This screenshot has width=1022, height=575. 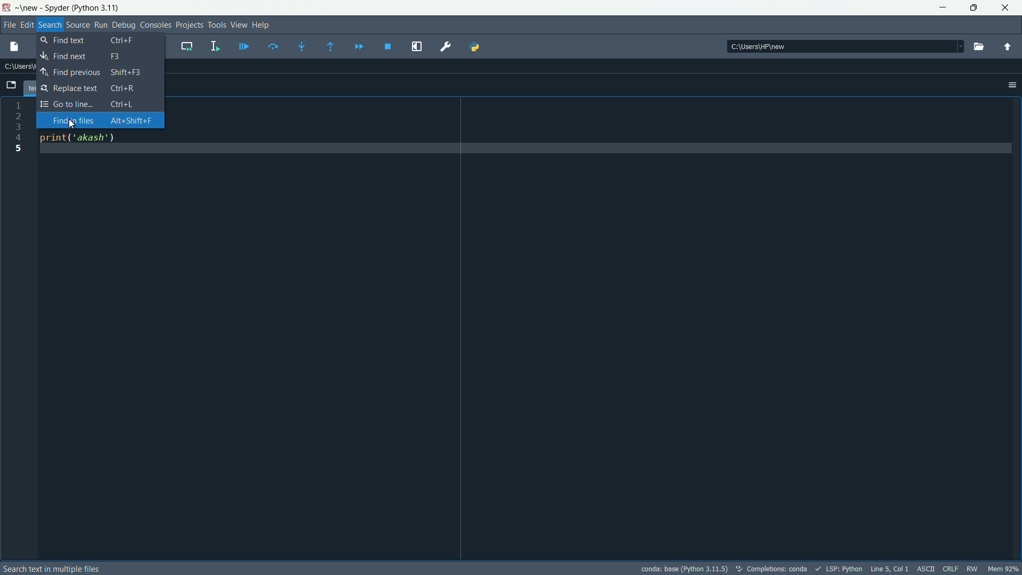 I want to click on Debug Menu, so click(x=123, y=25).